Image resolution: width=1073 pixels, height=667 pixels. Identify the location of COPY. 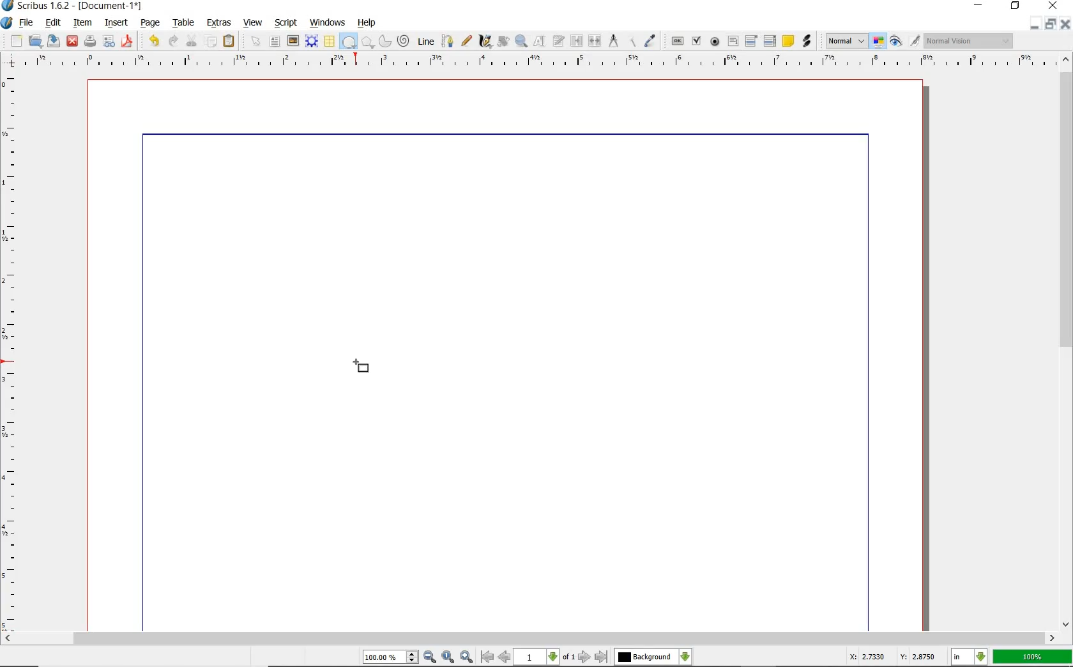
(212, 42).